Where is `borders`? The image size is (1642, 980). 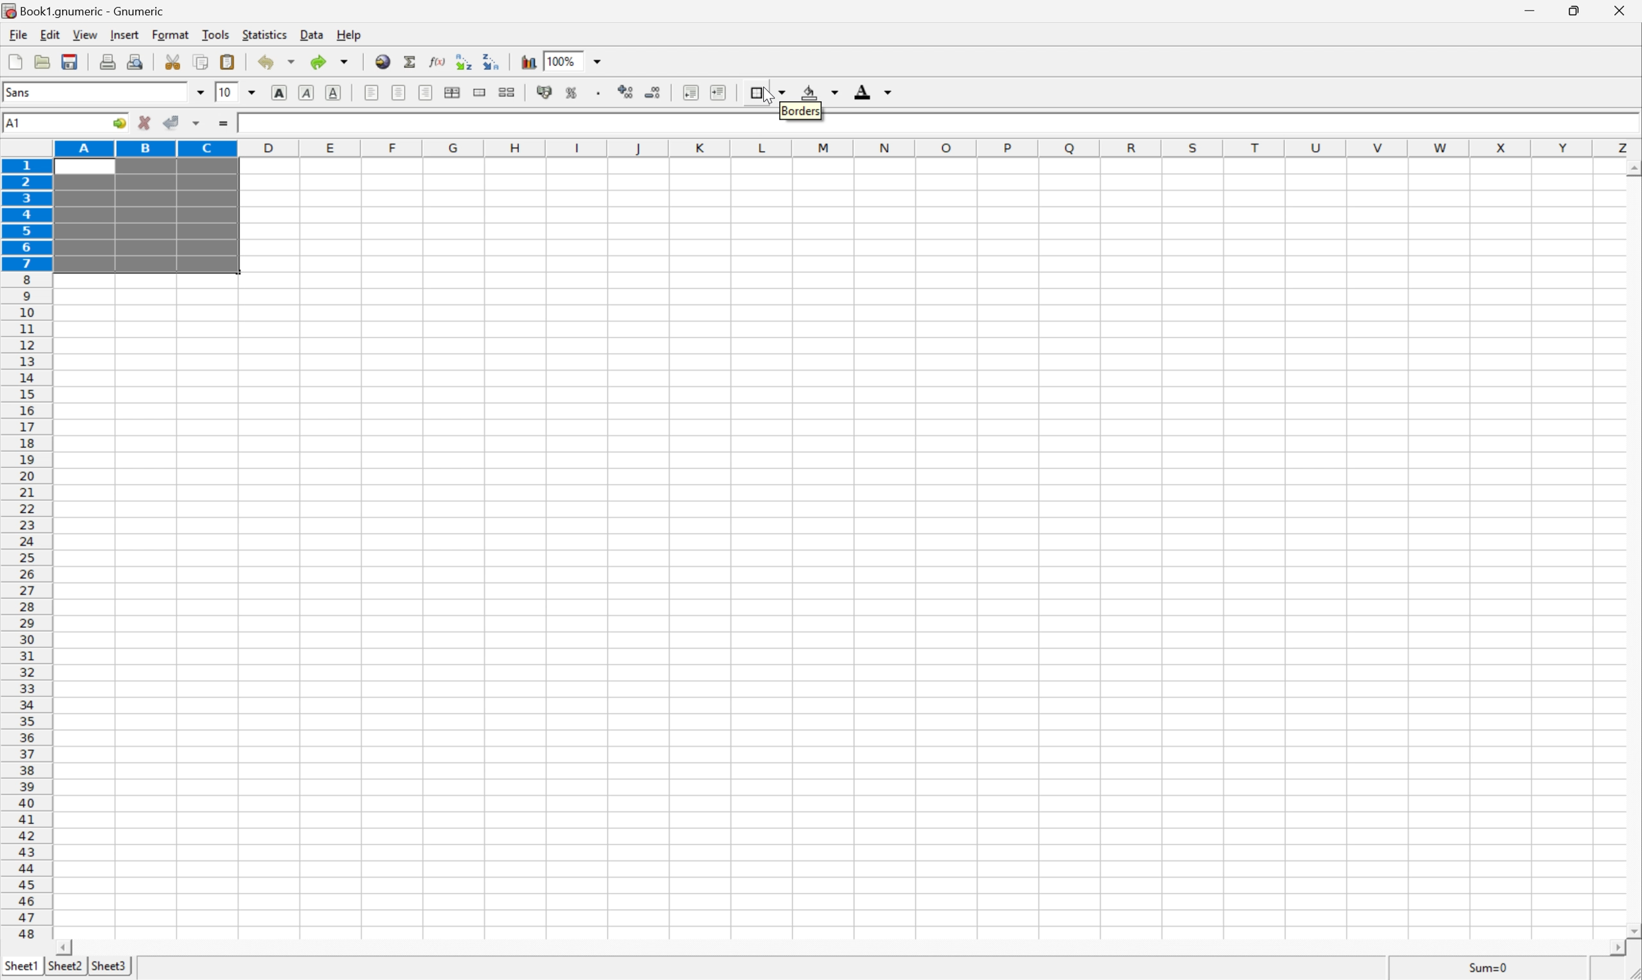
borders is located at coordinates (766, 91).